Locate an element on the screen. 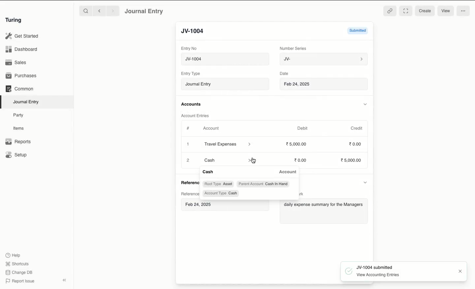 Image resolution: width=475 pixels, height=289 pixels. Party is located at coordinates (20, 115).